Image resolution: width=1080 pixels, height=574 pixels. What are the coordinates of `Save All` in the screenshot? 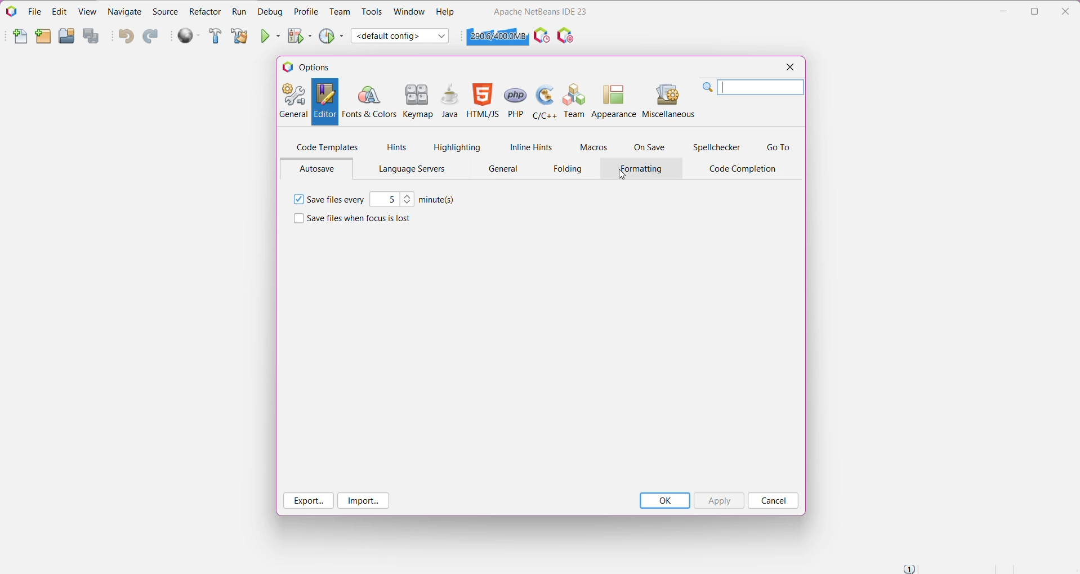 It's located at (93, 37).